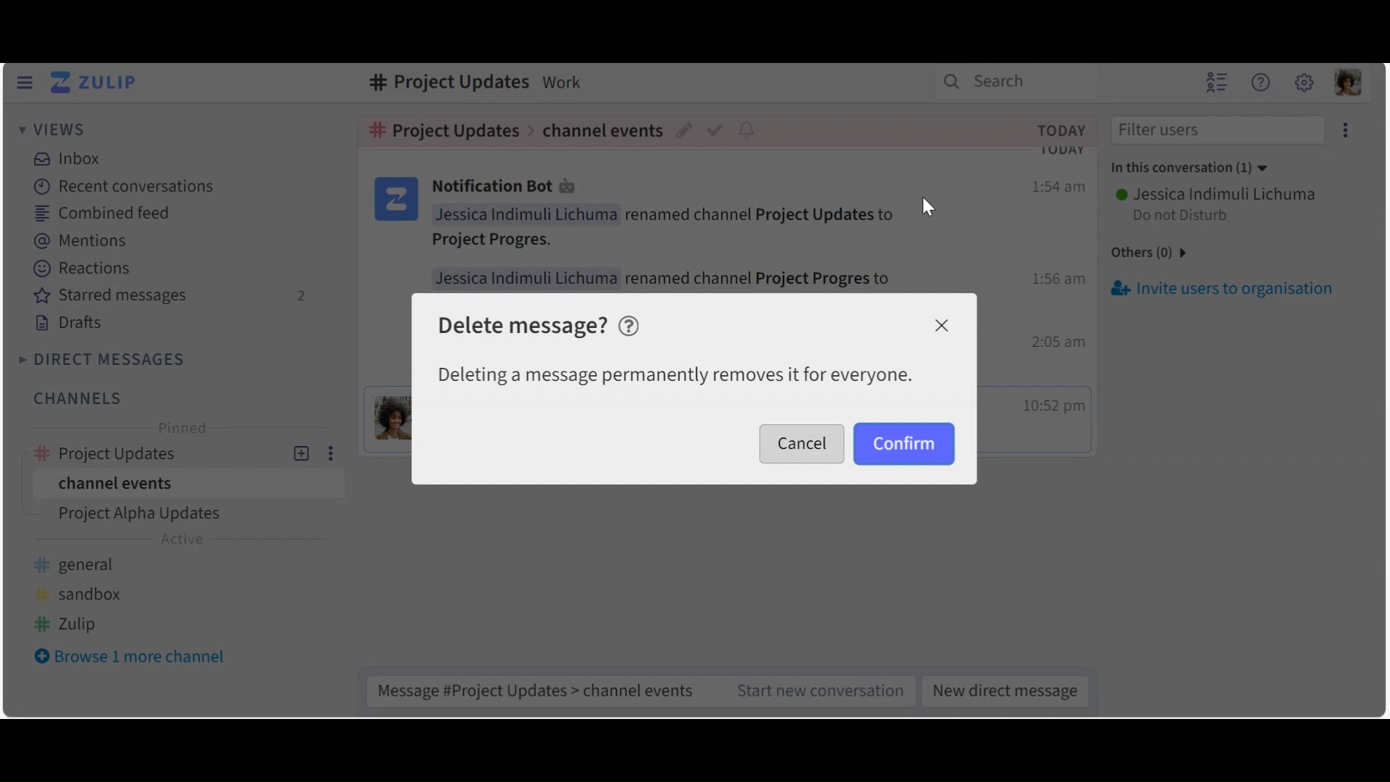 Image resolution: width=1390 pixels, height=782 pixels. What do you see at coordinates (101, 214) in the screenshot?
I see `Combined feed` at bounding box center [101, 214].